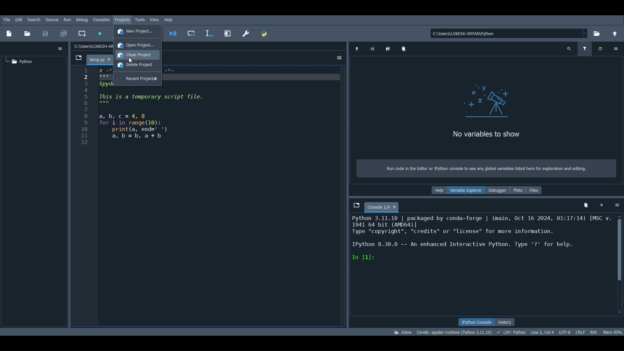  What do you see at coordinates (581, 331) in the screenshot?
I see `File EOL status` at bounding box center [581, 331].